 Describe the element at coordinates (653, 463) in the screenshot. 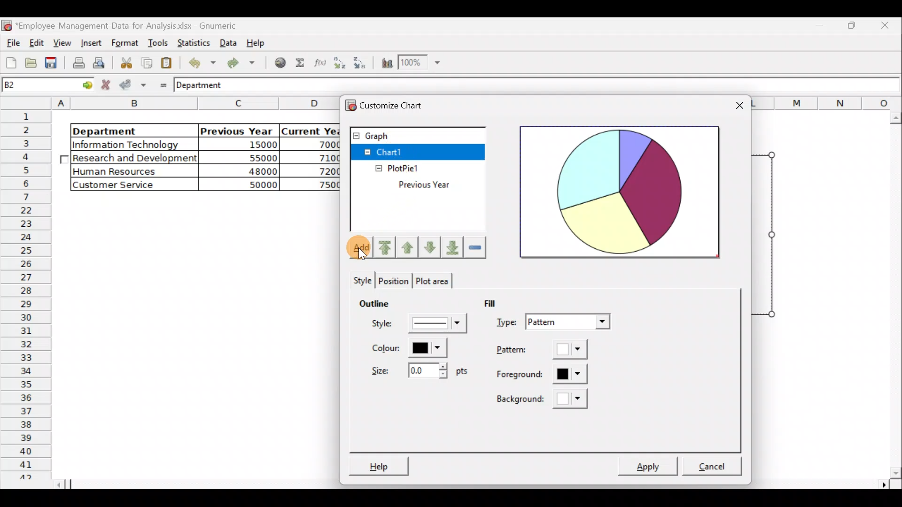

I see `Apply` at that location.